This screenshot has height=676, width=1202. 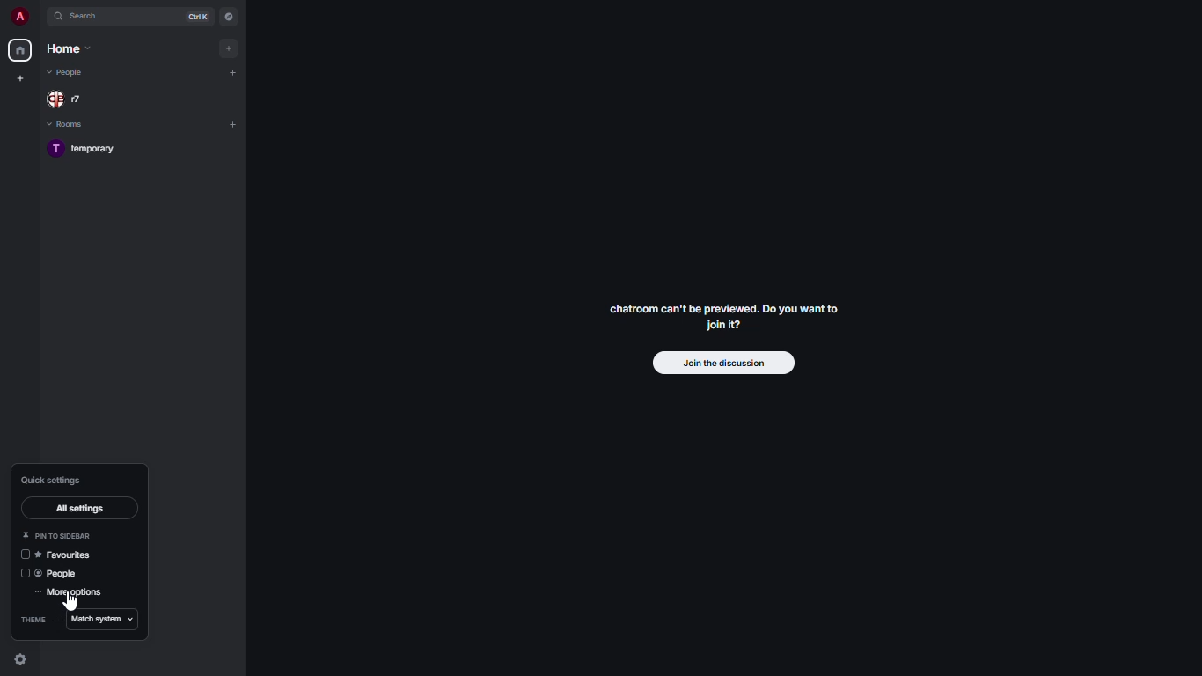 I want to click on add, so click(x=232, y=123).